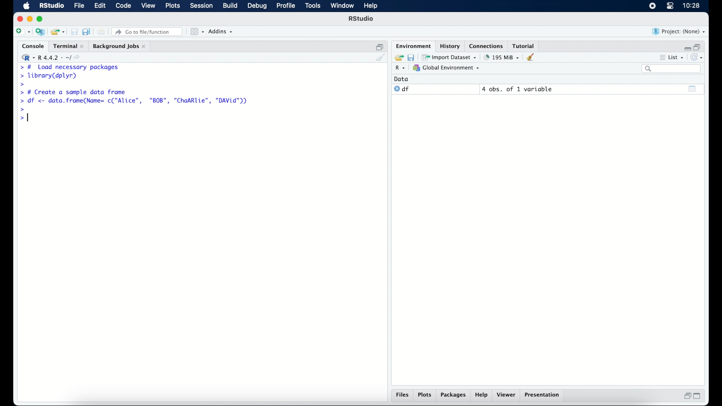 The width and height of the screenshot is (722, 406). What do you see at coordinates (380, 58) in the screenshot?
I see `clear console` at bounding box center [380, 58].